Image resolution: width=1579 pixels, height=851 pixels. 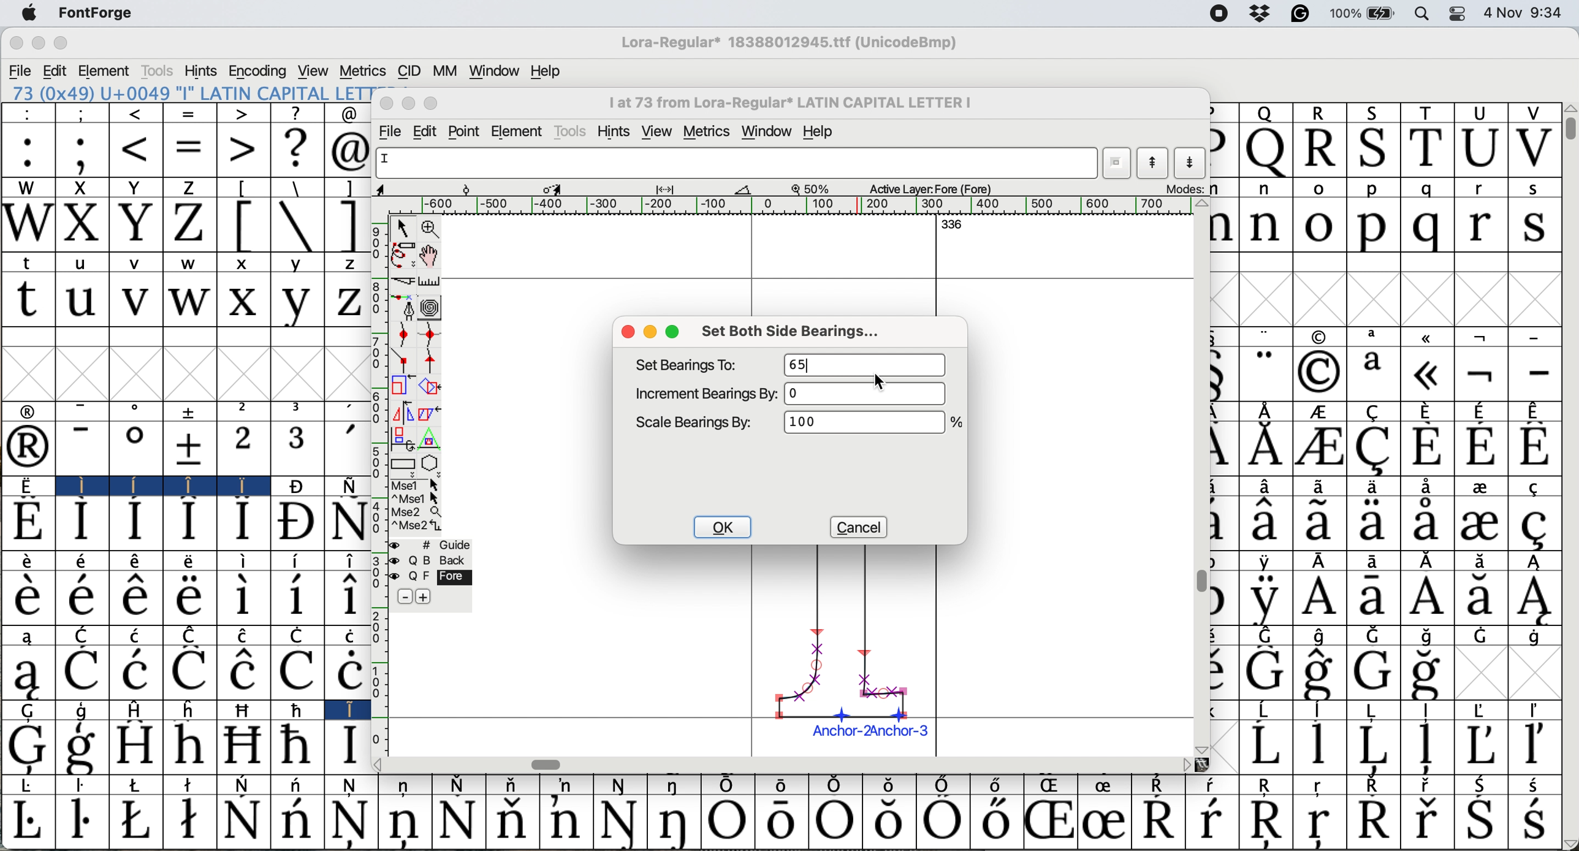 What do you see at coordinates (509, 820) in the screenshot?
I see `Symbol` at bounding box center [509, 820].